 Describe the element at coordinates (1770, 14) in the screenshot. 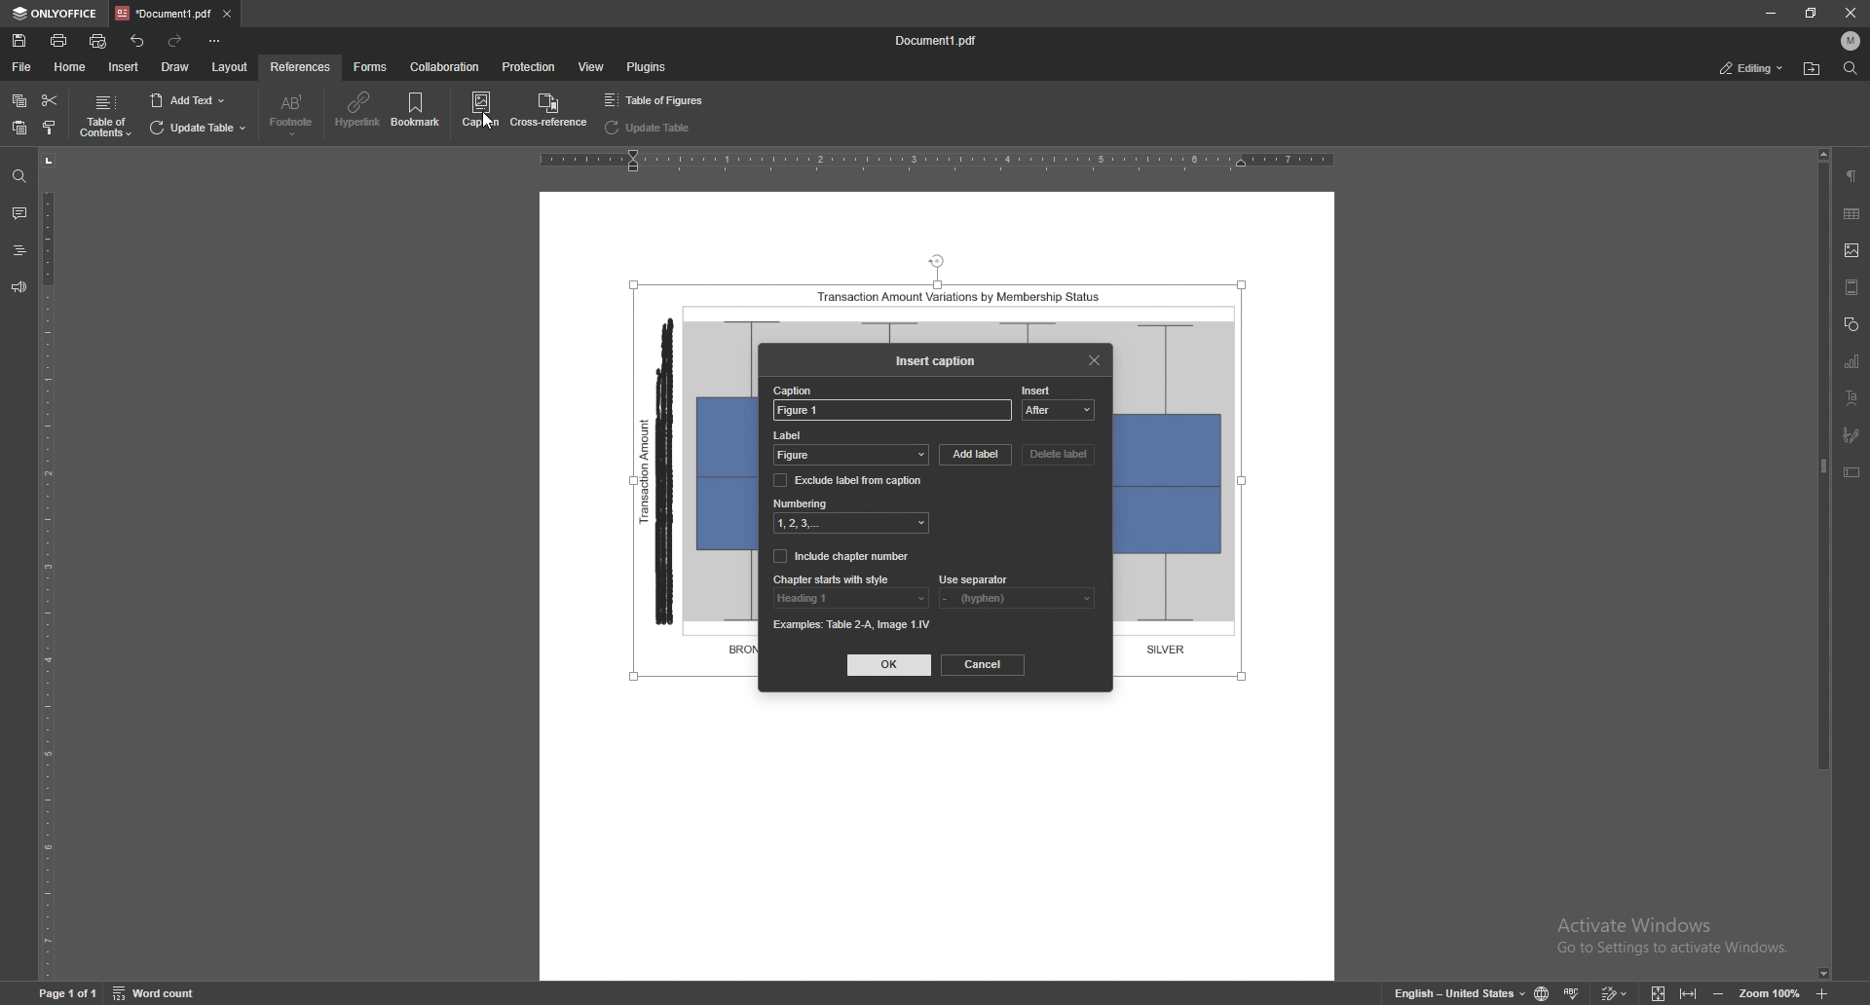

I see `minimize` at that location.